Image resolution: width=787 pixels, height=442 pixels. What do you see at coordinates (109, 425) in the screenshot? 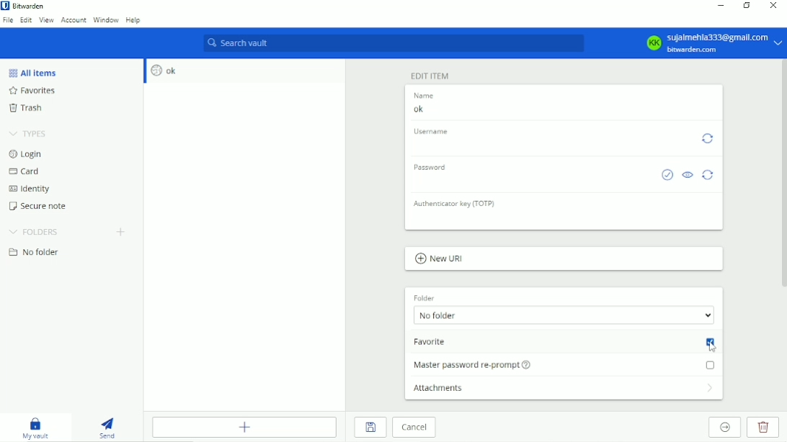
I see `Send` at bounding box center [109, 425].